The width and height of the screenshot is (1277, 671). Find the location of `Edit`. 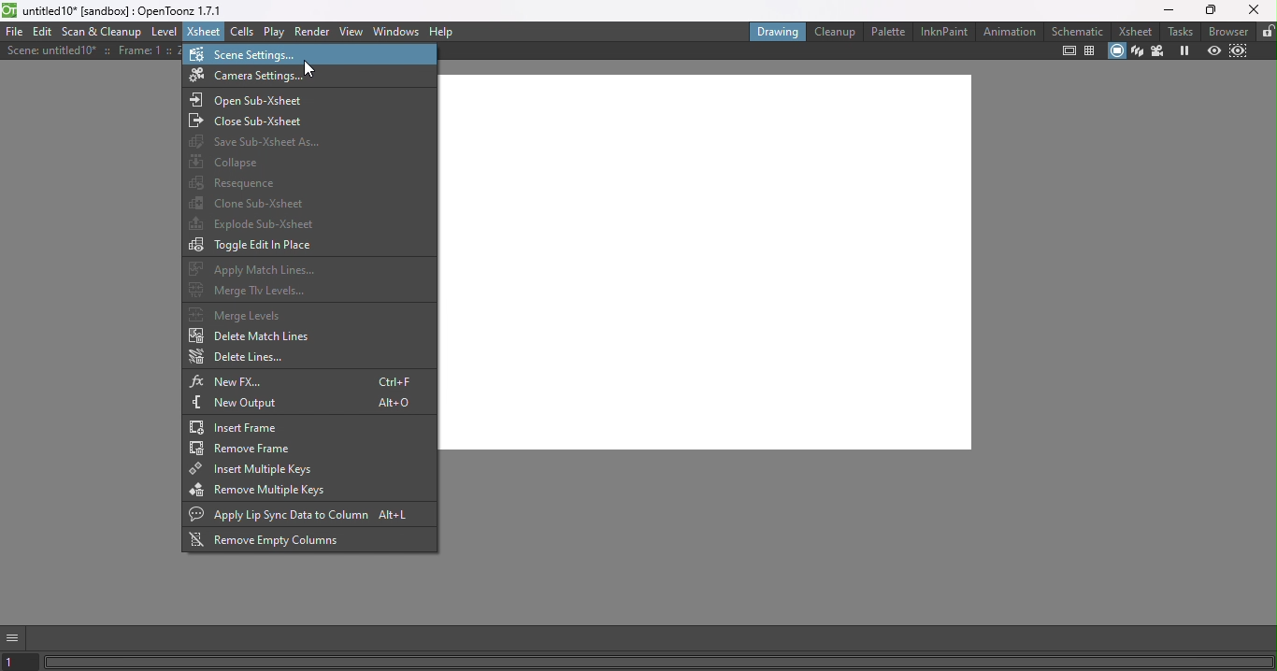

Edit is located at coordinates (45, 33).